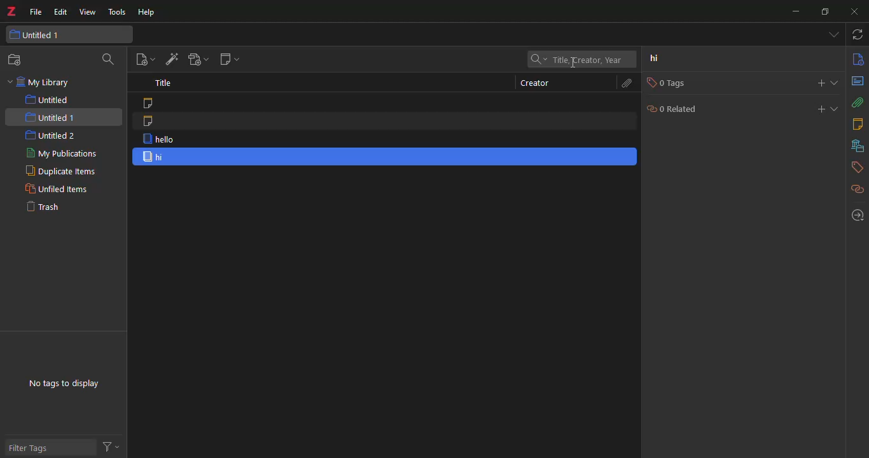 The height and width of the screenshot is (458, 869). Describe the element at coordinates (837, 83) in the screenshot. I see `expand` at that location.